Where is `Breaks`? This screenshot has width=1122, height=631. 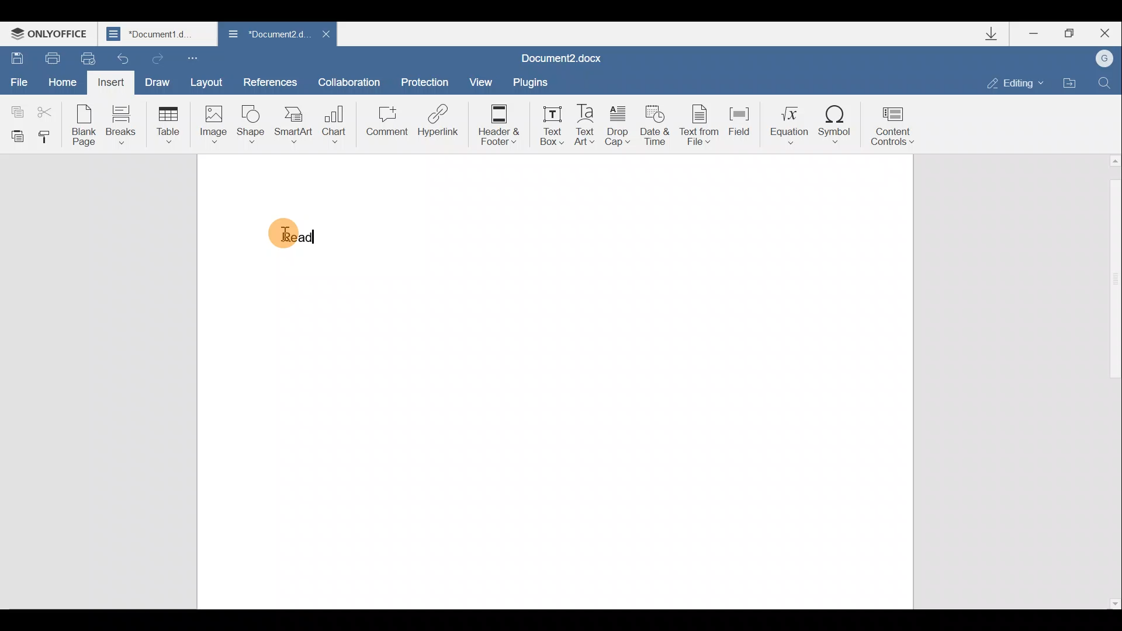 Breaks is located at coordinates (122, 124).